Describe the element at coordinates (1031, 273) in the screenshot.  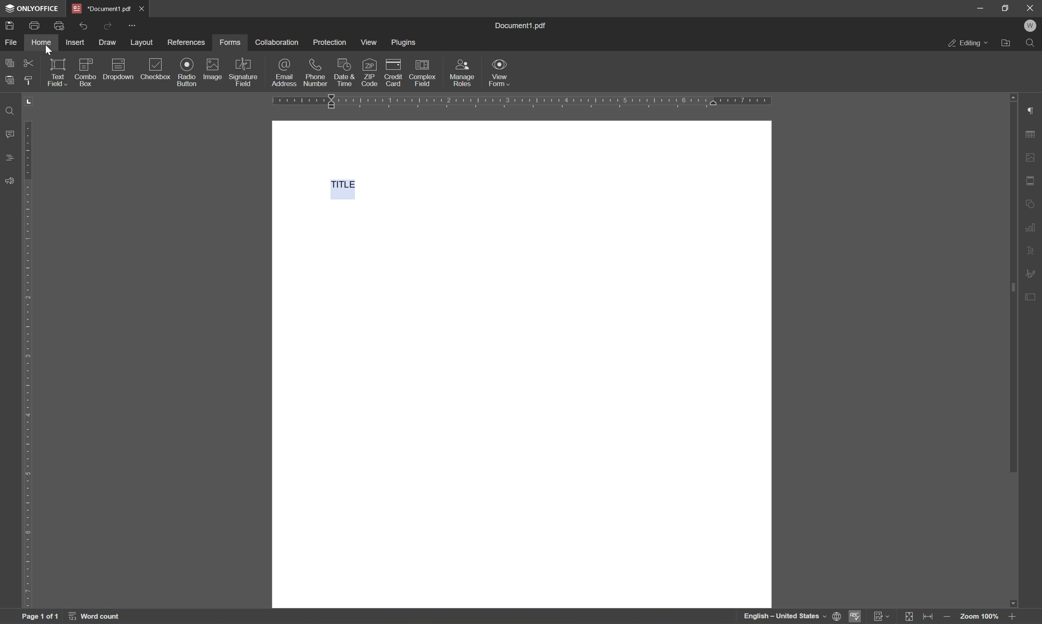
I see `signature settings` at that location.